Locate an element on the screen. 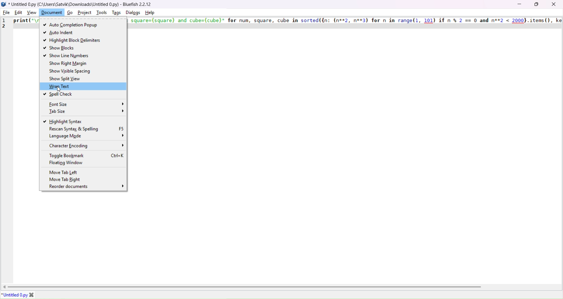 This screenshot has height=299, width=563. language mode is located at coordinates (87, 136).